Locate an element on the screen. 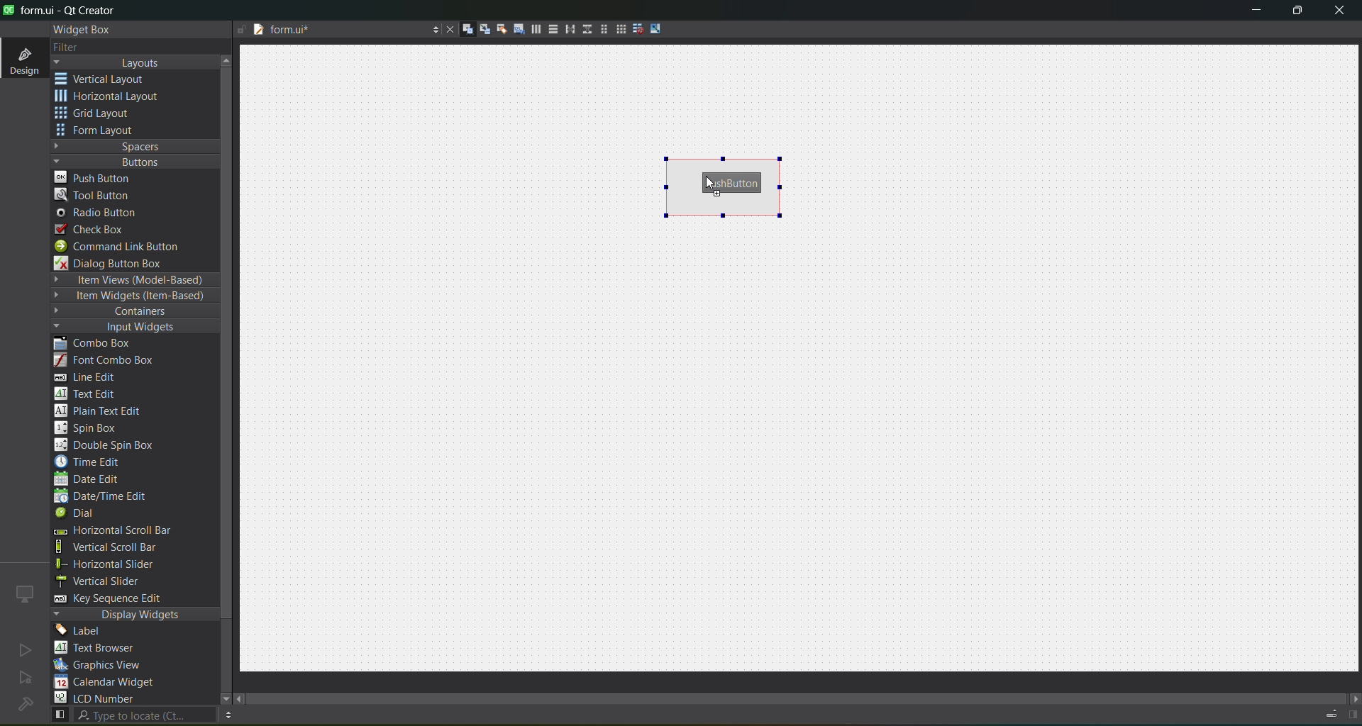 The image size is (1362, 726). label is located at coordinates (82, 631).